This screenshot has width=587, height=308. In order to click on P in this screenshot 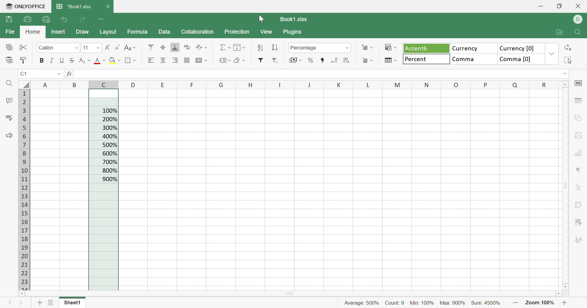, I will do `click(485, 85)`.